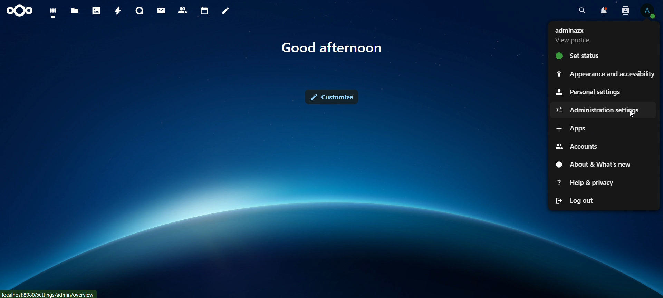  I want to click on contacts, so click(183, 11).